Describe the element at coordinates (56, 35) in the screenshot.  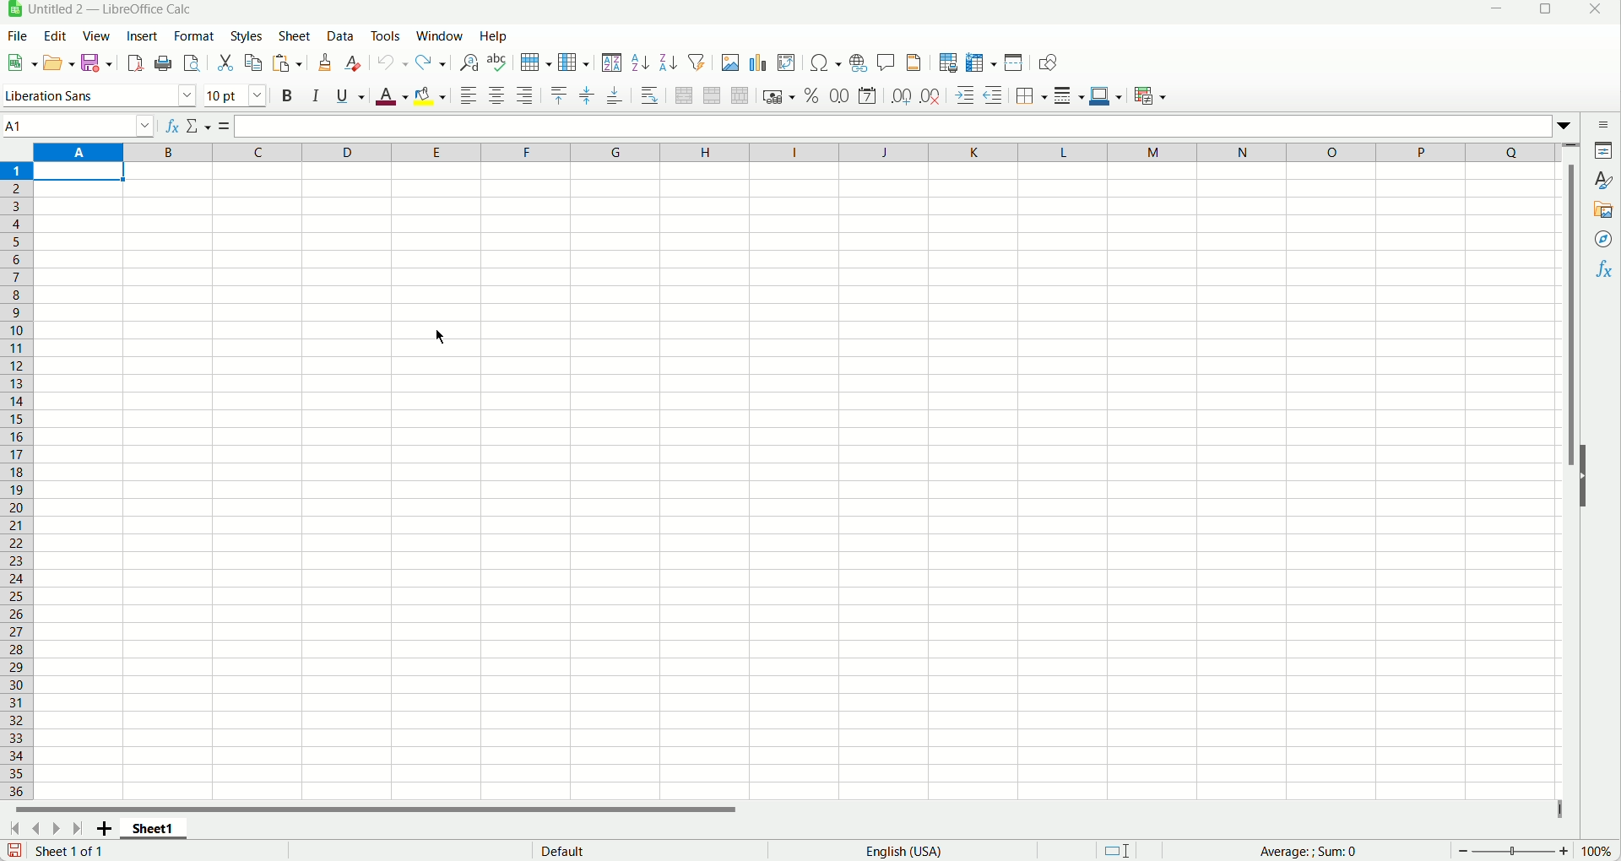
I see `Edit` at that location.